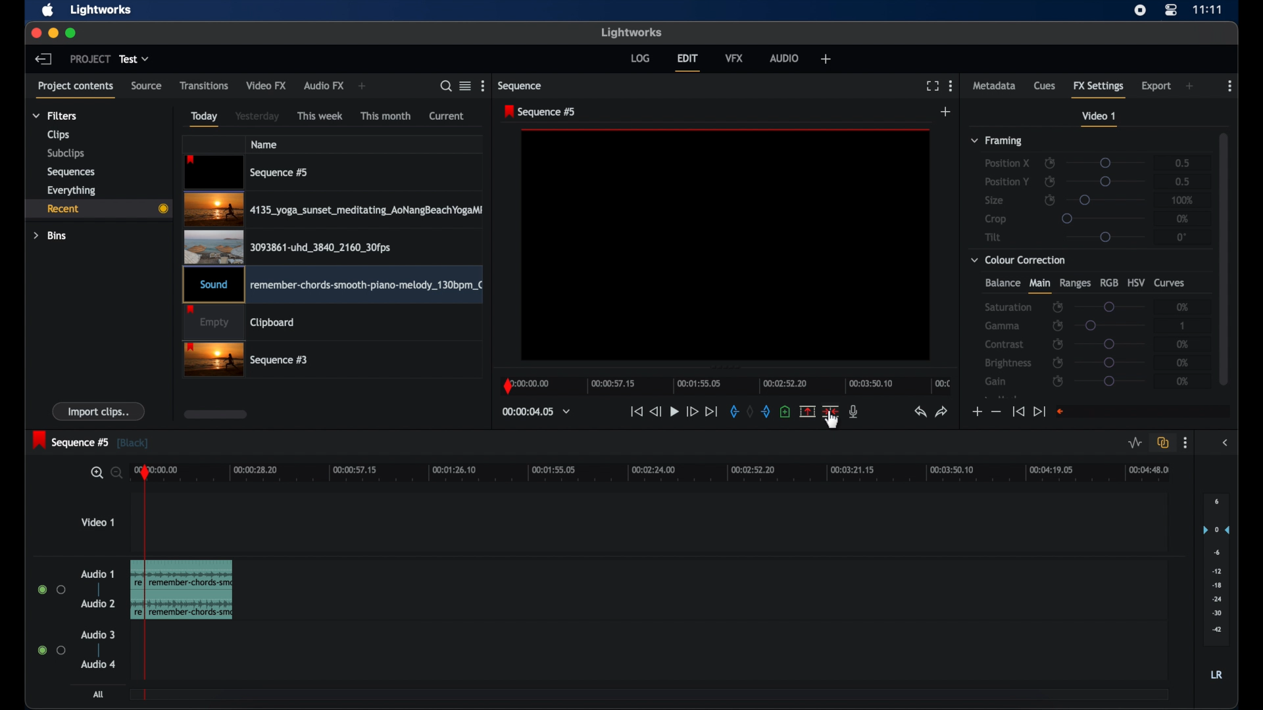 This screenshot has height=710, width=1263. I want to click on contrast, so click(1004, 344).